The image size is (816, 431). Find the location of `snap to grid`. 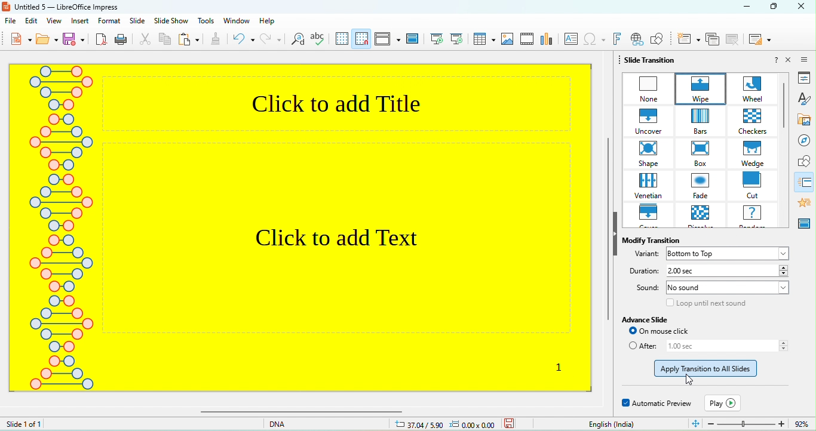

snap to grid is located at coordinates (361, 41).